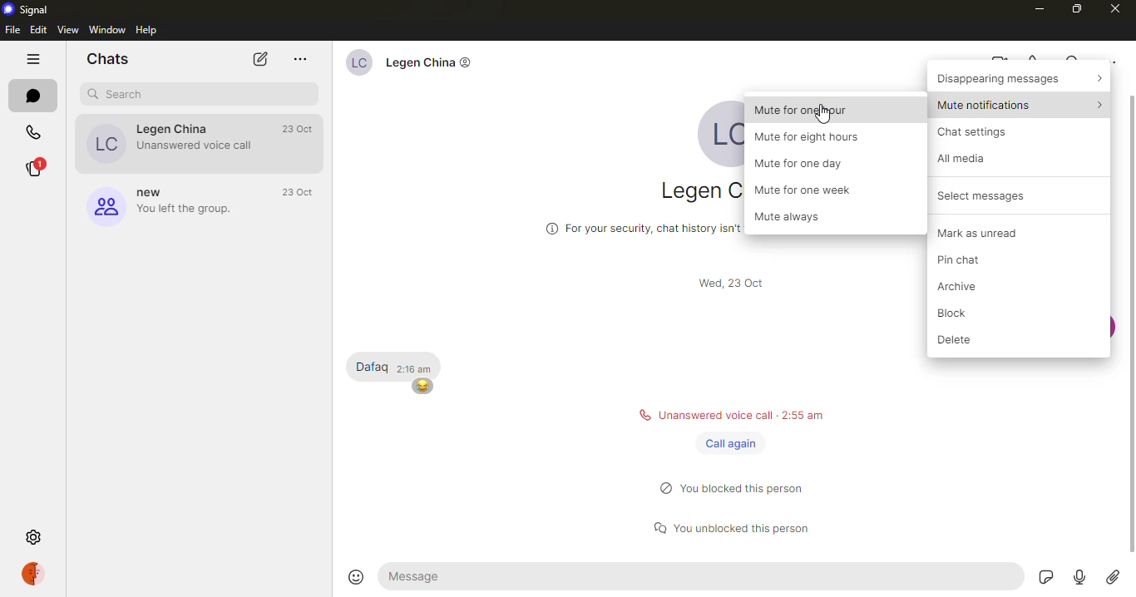 This screenshot has height=597, width=1136. I want to click on new chat, so click(257, 60).